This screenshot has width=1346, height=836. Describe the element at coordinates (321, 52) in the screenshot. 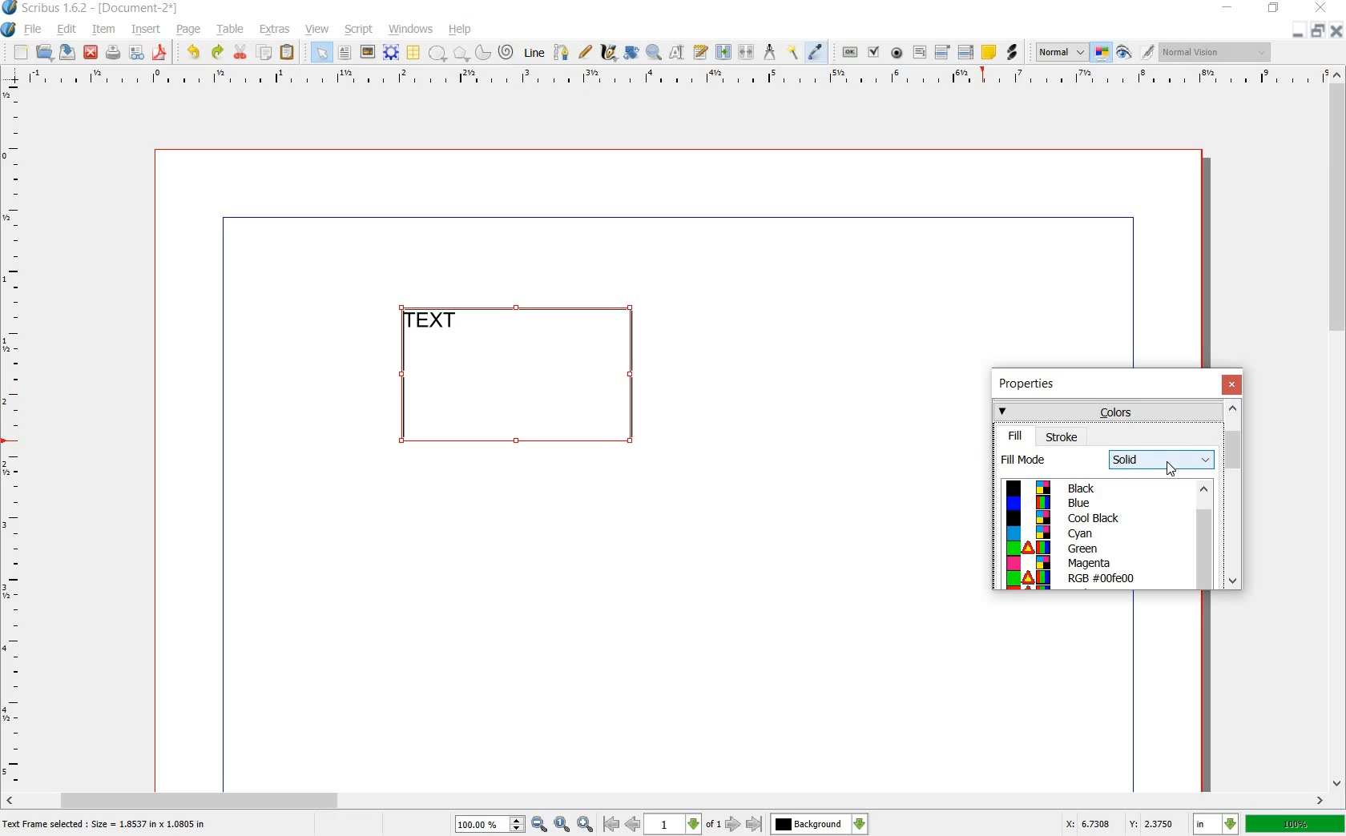

I see `select item` at that location.